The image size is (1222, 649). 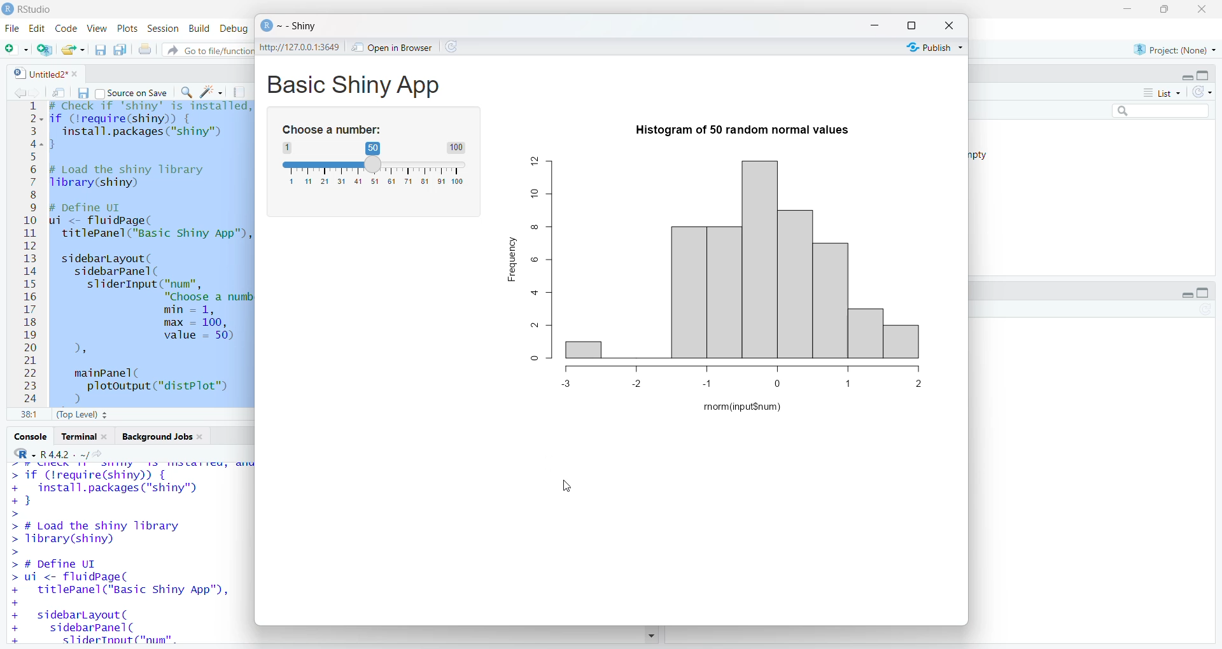 What do you see at coordinates (235, 29) in the screenshot?
I see `Debug` at bounding box center [235, 29].